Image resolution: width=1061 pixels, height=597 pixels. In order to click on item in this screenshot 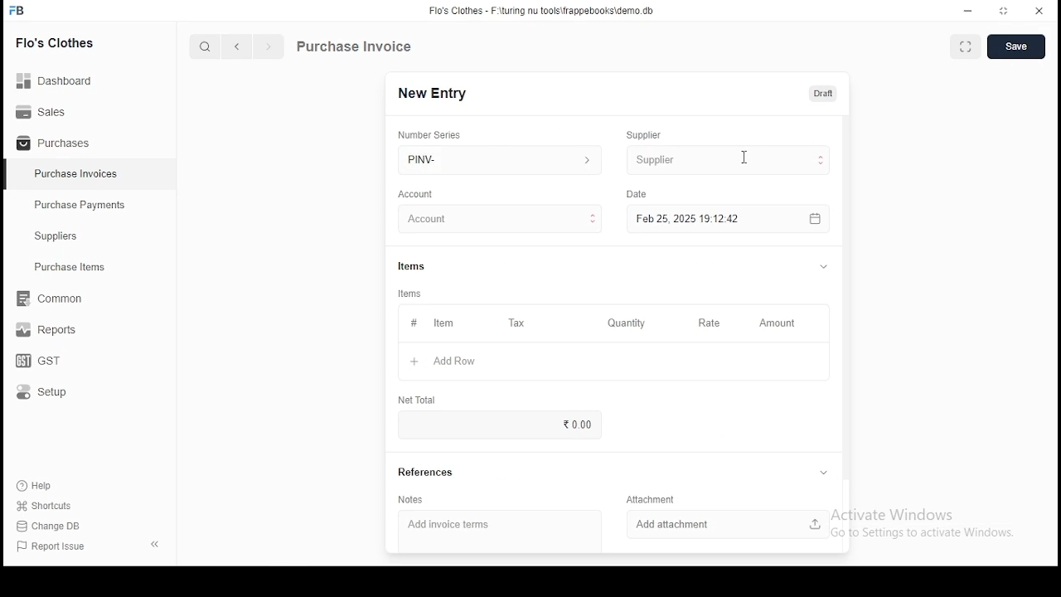, I will do `click(443, 324)`.